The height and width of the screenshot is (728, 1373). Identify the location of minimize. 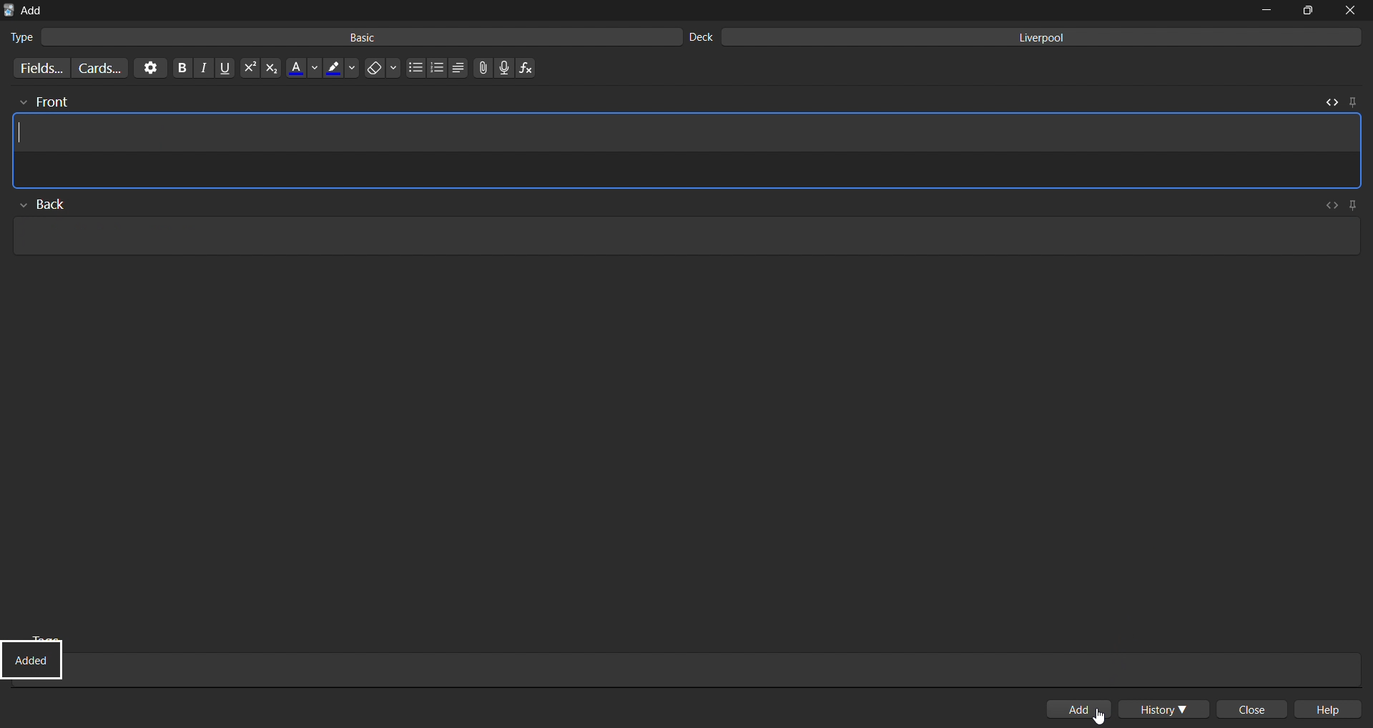
(1265, 10).